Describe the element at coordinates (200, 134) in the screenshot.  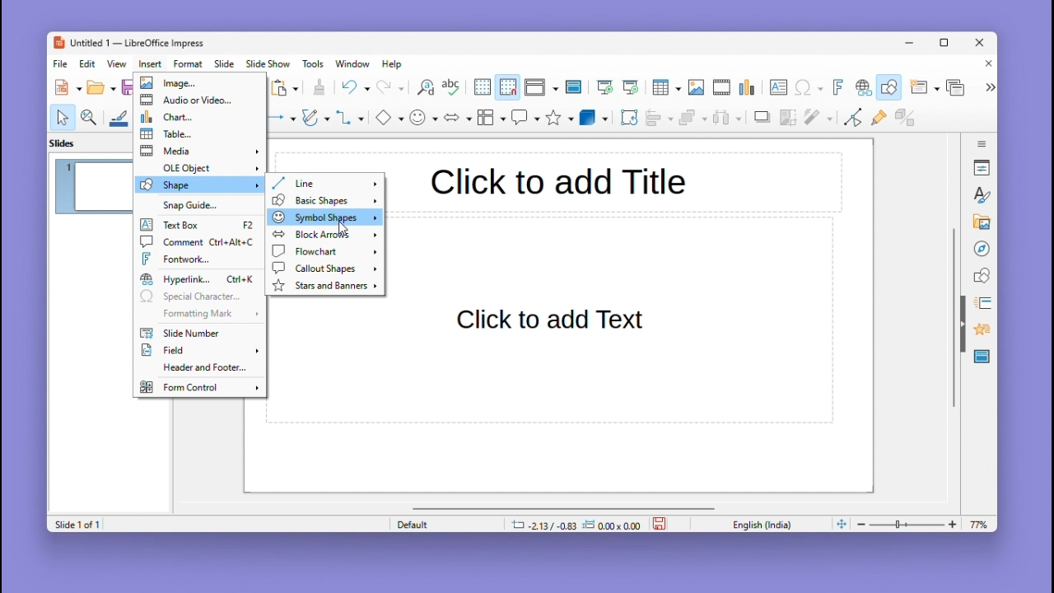
I see `Table` at that location.